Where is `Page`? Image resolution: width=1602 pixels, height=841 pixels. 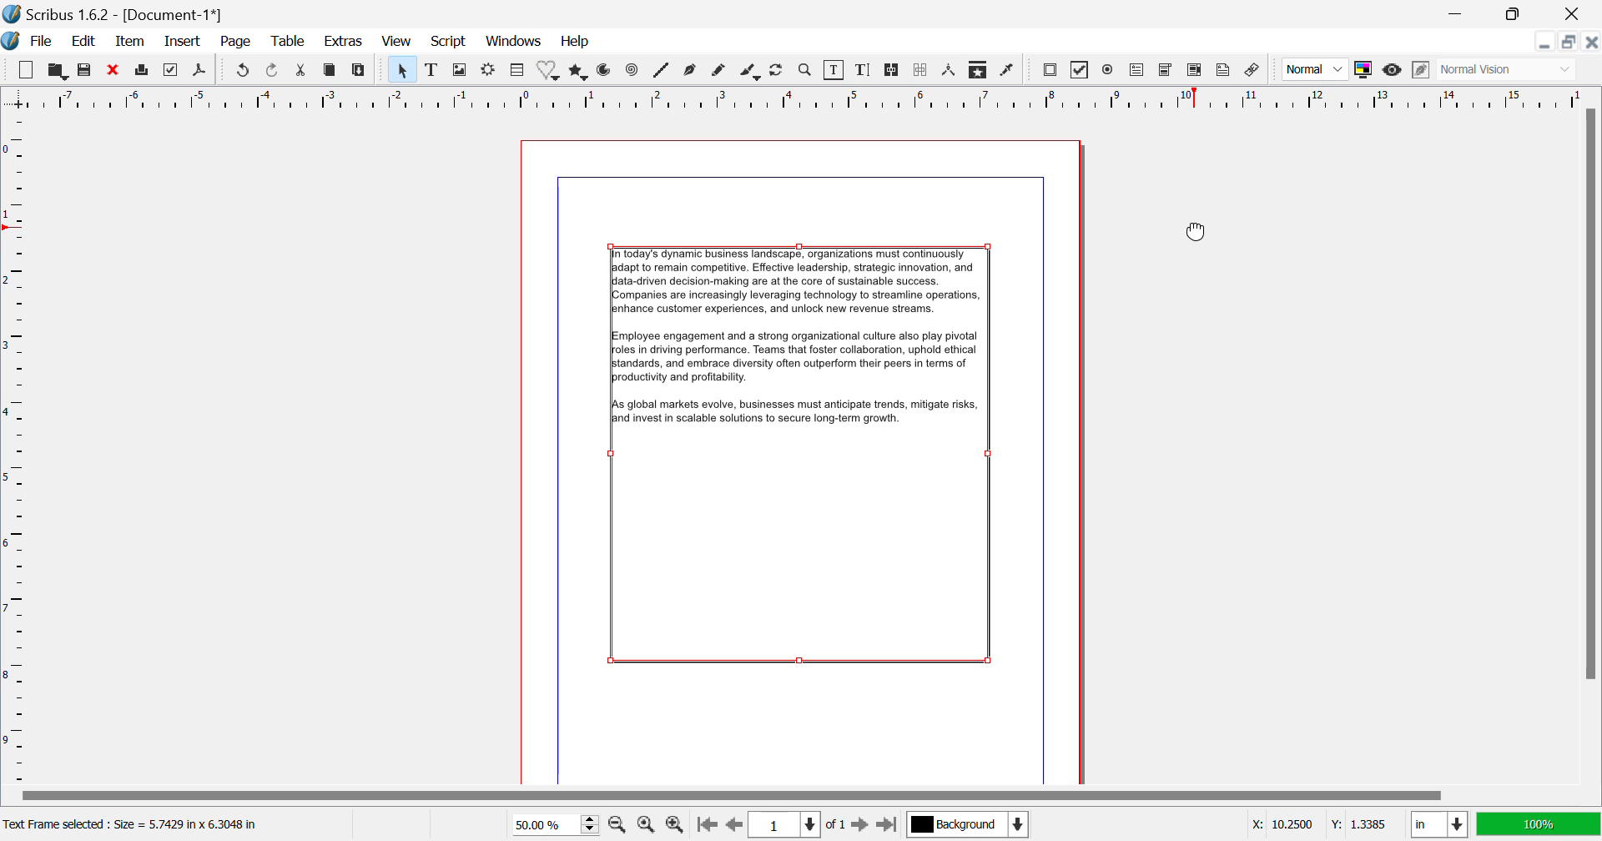 Page is located at coordinates (236, 43).